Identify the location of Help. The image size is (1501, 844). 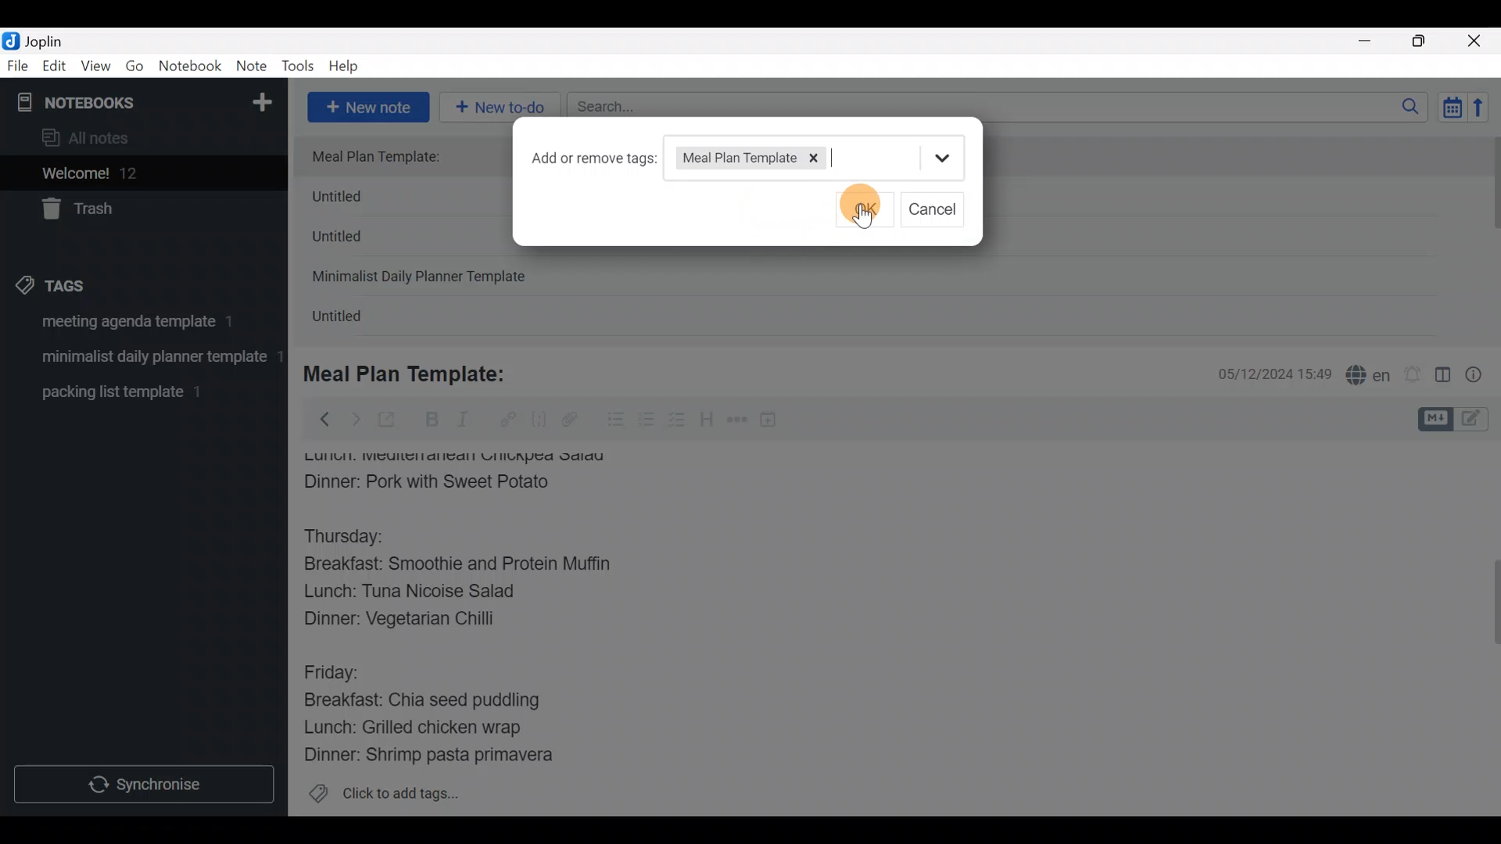
(349, 63).